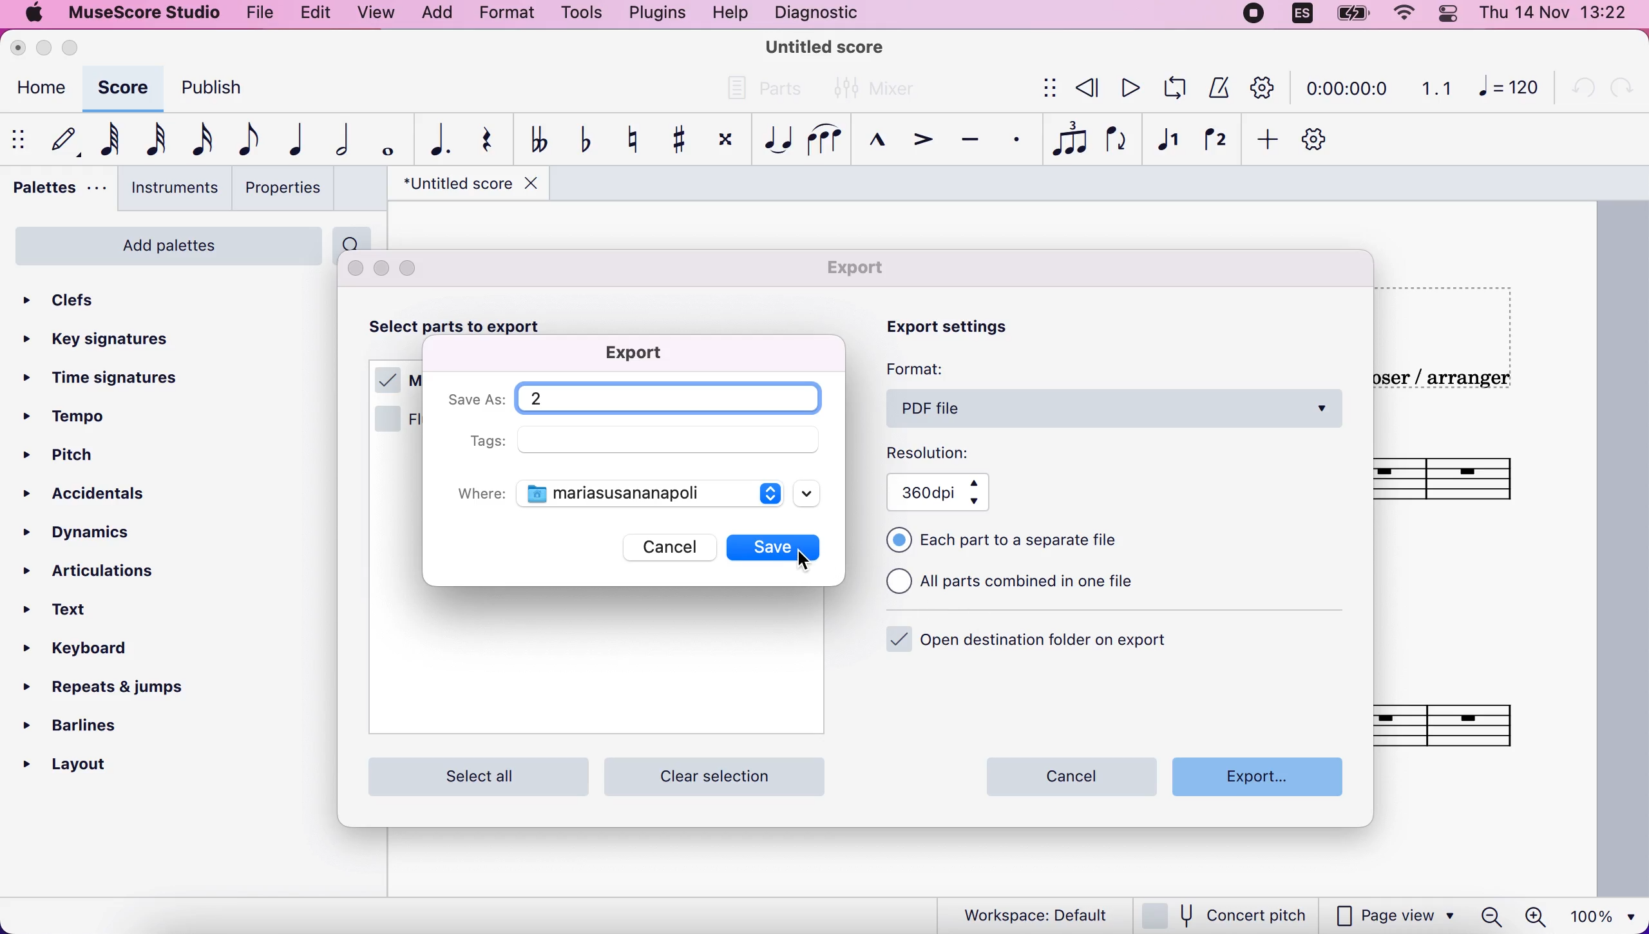 Image resolution: width=1649 pixels, height=934 pixels. Describe the element at coordinates (153, 138) in the screenshot. I see `32nd note` at that location.